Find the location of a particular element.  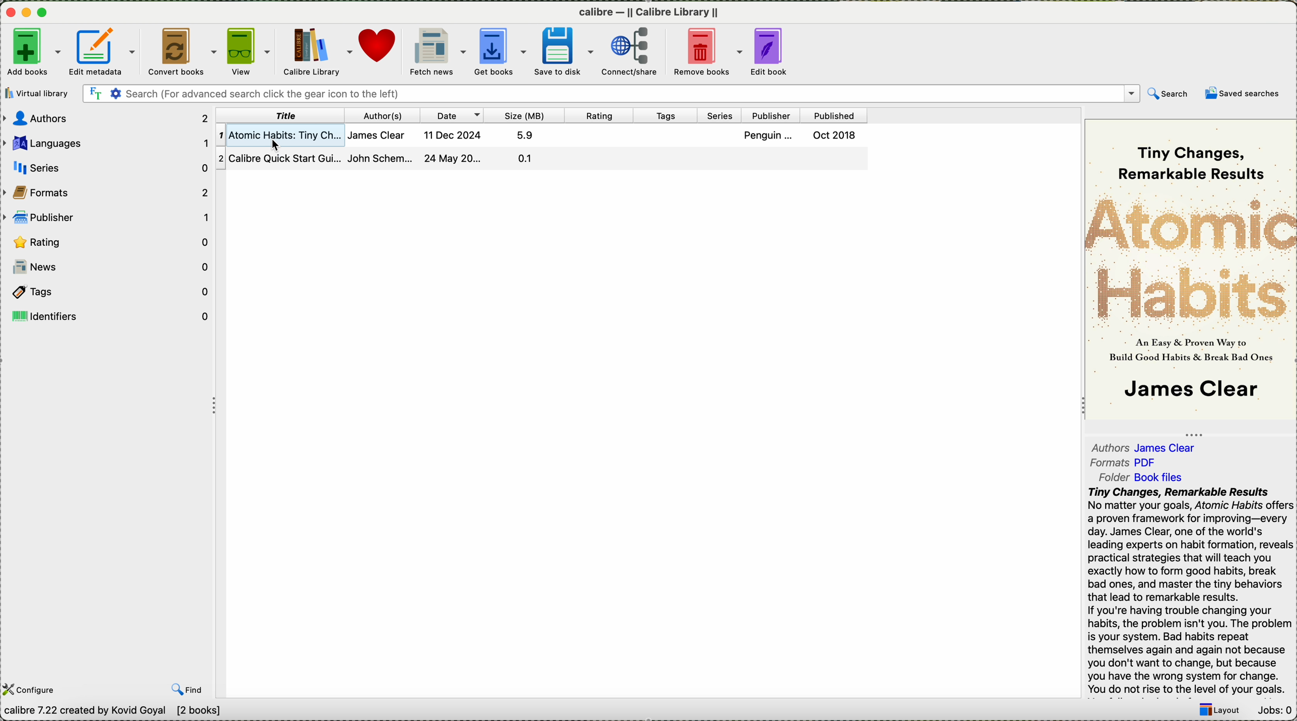

authors is located at coordinates (1147, 446).